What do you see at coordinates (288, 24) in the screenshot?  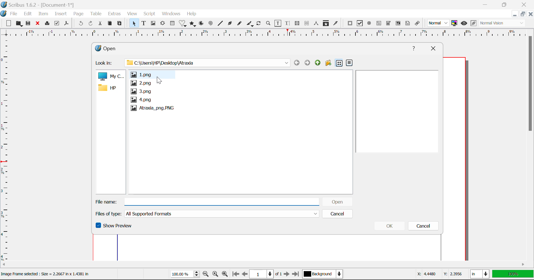 I see `Edit Text in Story Editor` at bounding box center [288, 24].